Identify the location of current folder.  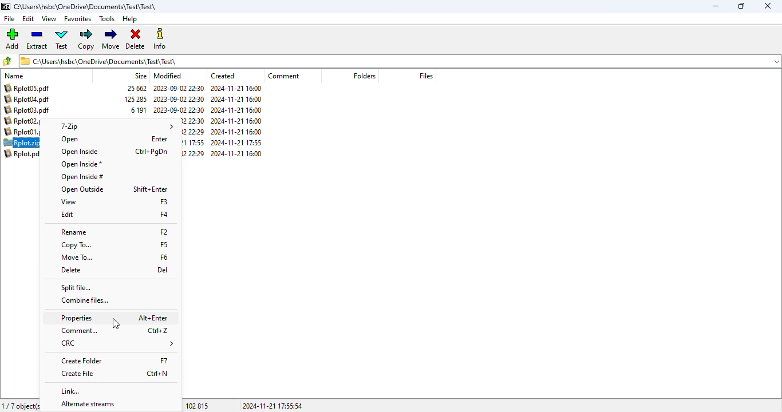
(85, 6).